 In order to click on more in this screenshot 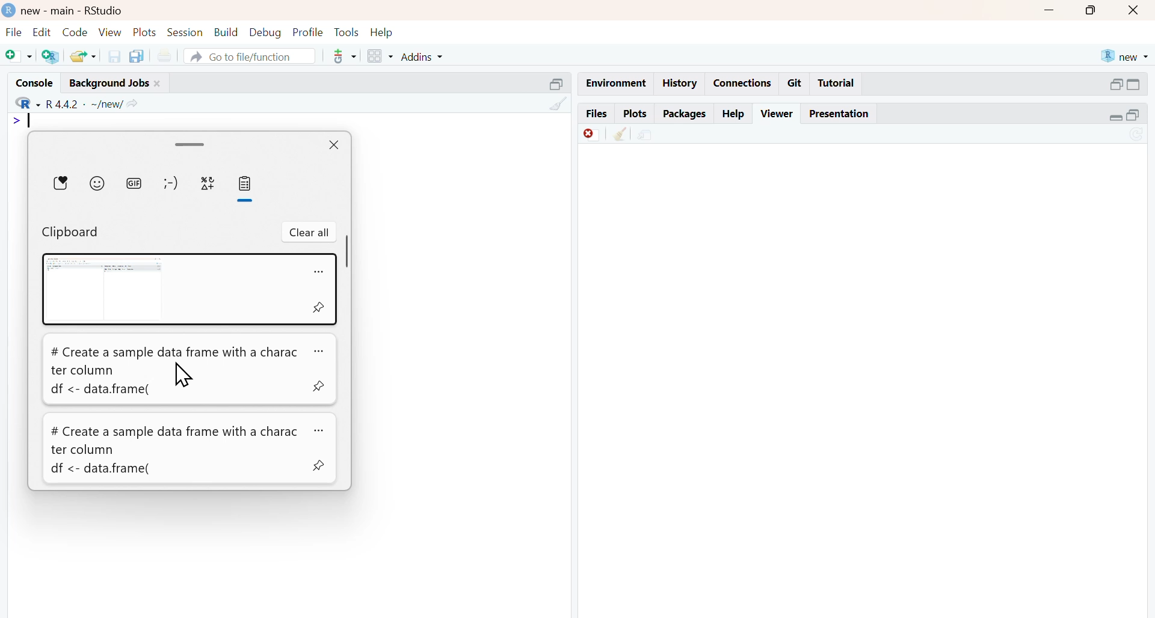, I will do `click(318, 431)`.